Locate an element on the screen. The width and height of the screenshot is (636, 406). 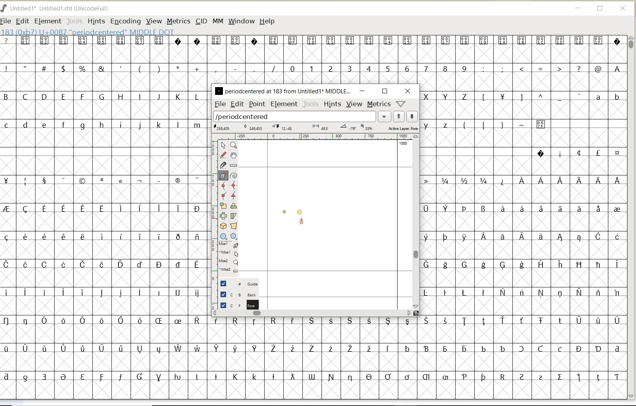
FILE is located at coordinates (7, 21).